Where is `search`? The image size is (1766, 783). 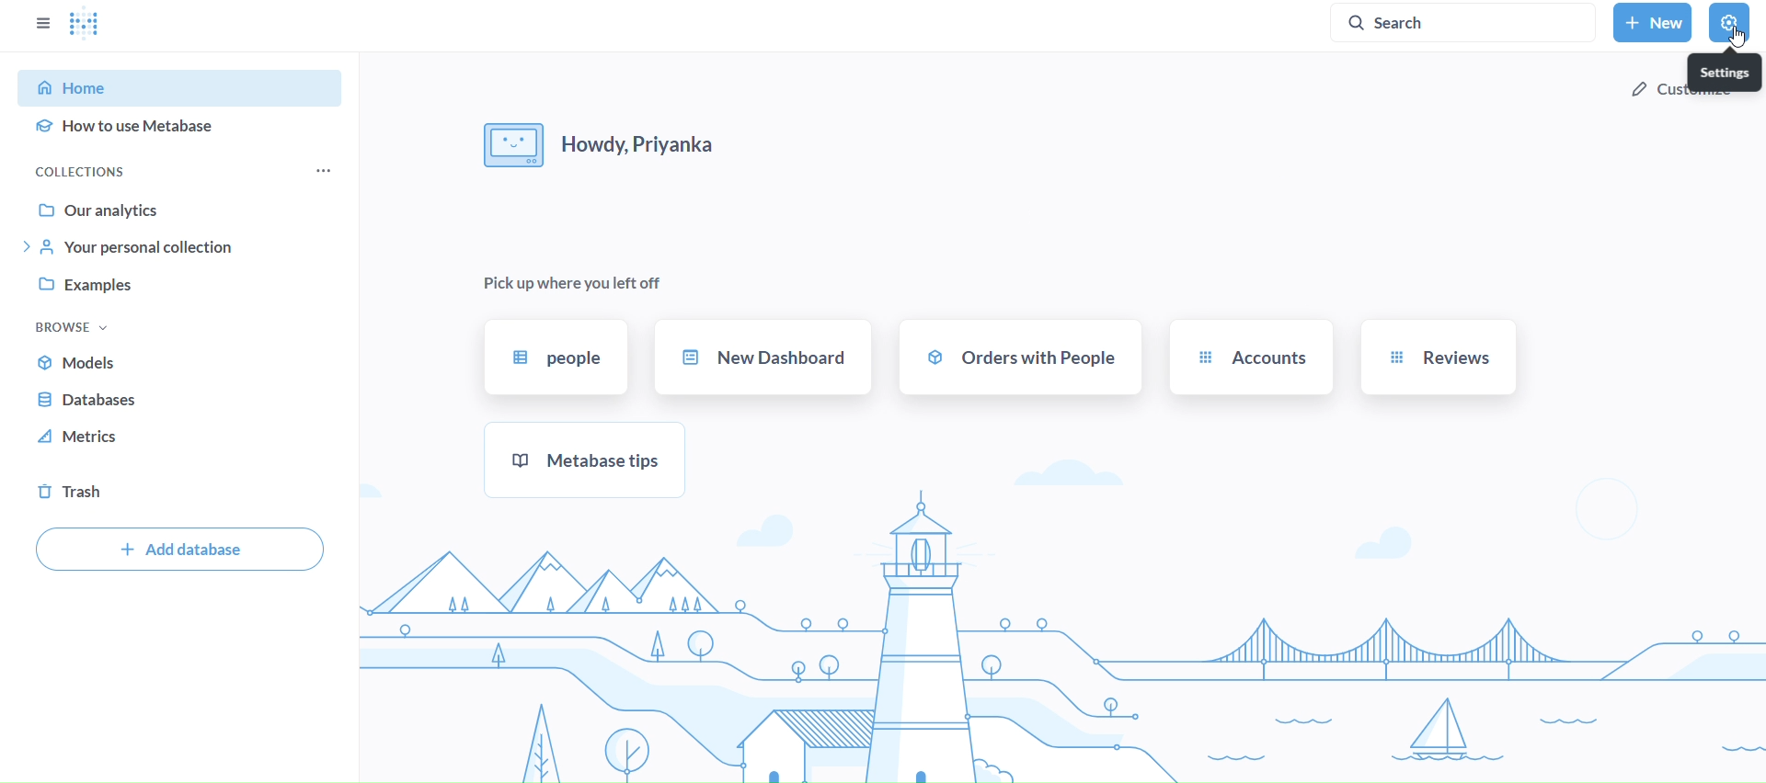
search is located at coordinates (1469, 22).